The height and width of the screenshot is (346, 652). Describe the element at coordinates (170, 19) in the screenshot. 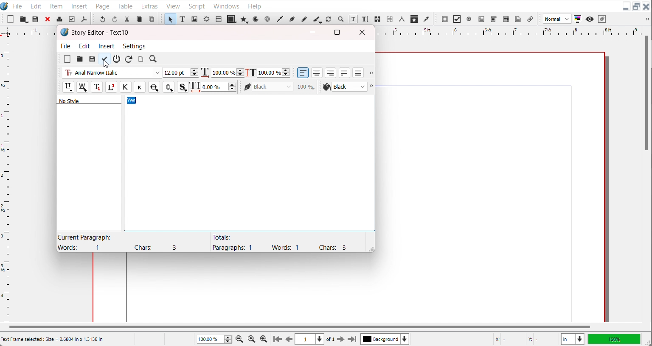

I see `Select item` at that location.